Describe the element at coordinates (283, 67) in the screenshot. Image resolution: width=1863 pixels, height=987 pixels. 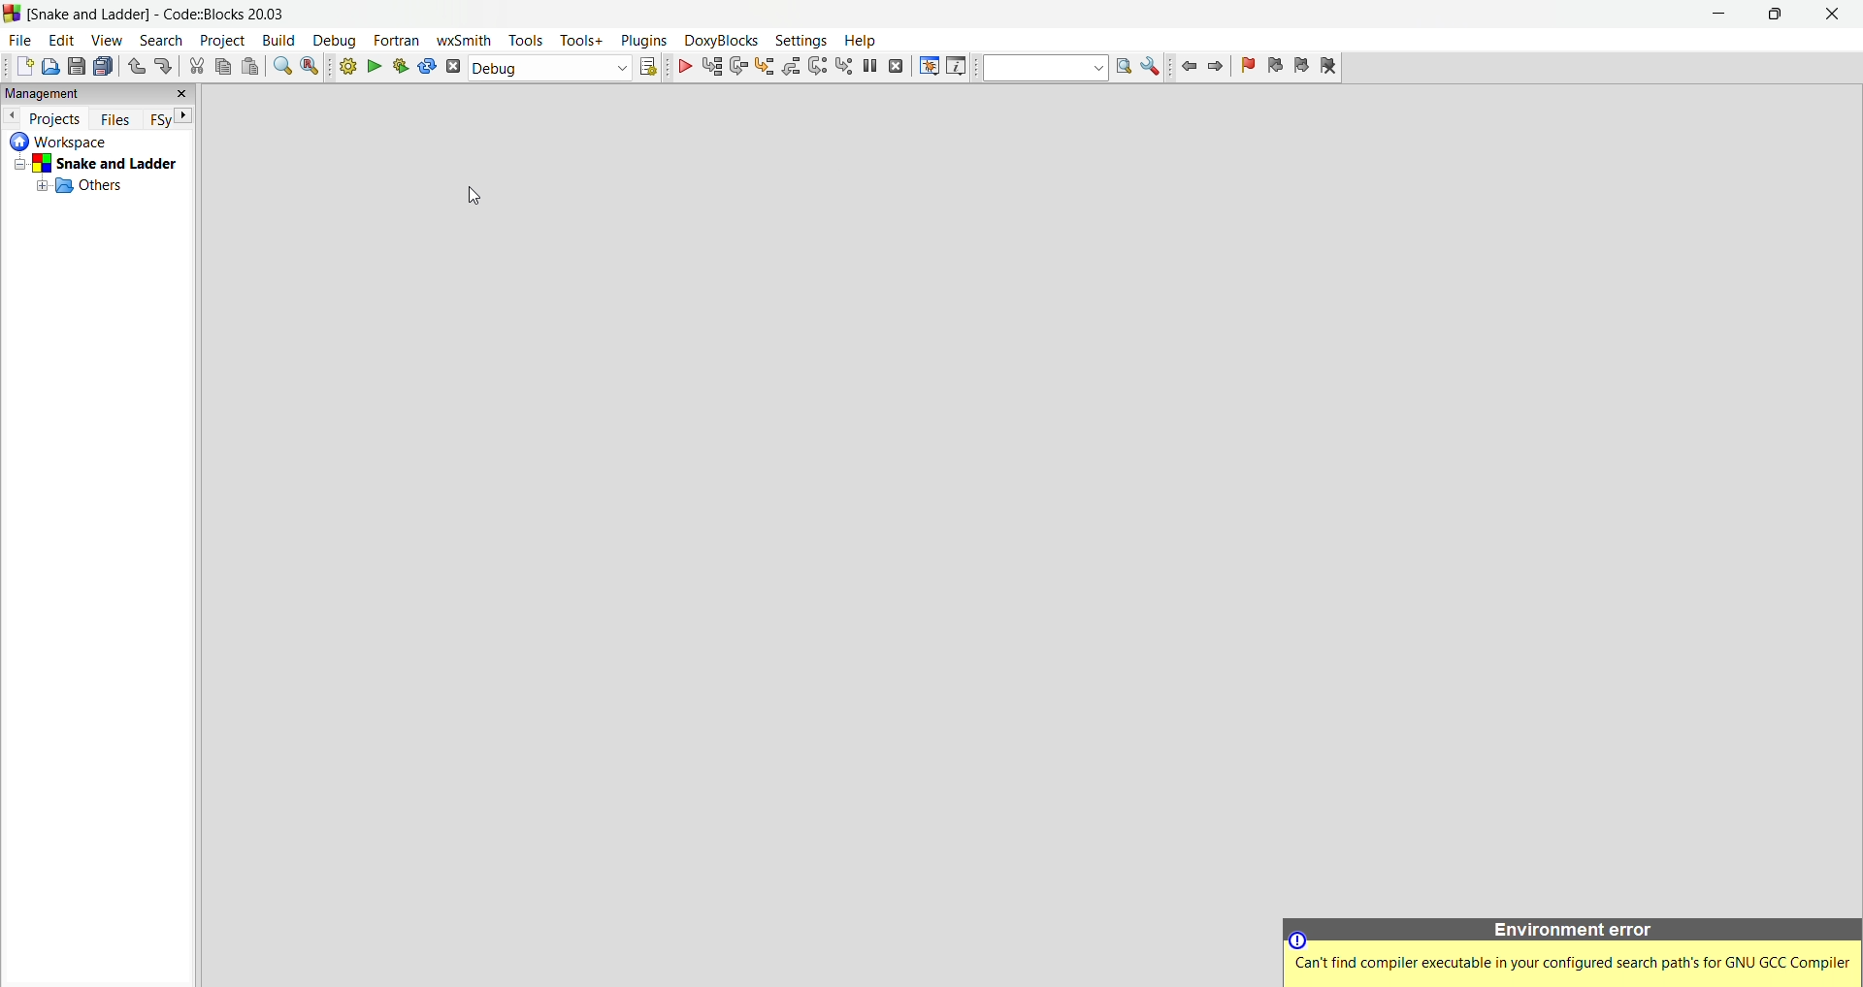
I see `find` at that location.